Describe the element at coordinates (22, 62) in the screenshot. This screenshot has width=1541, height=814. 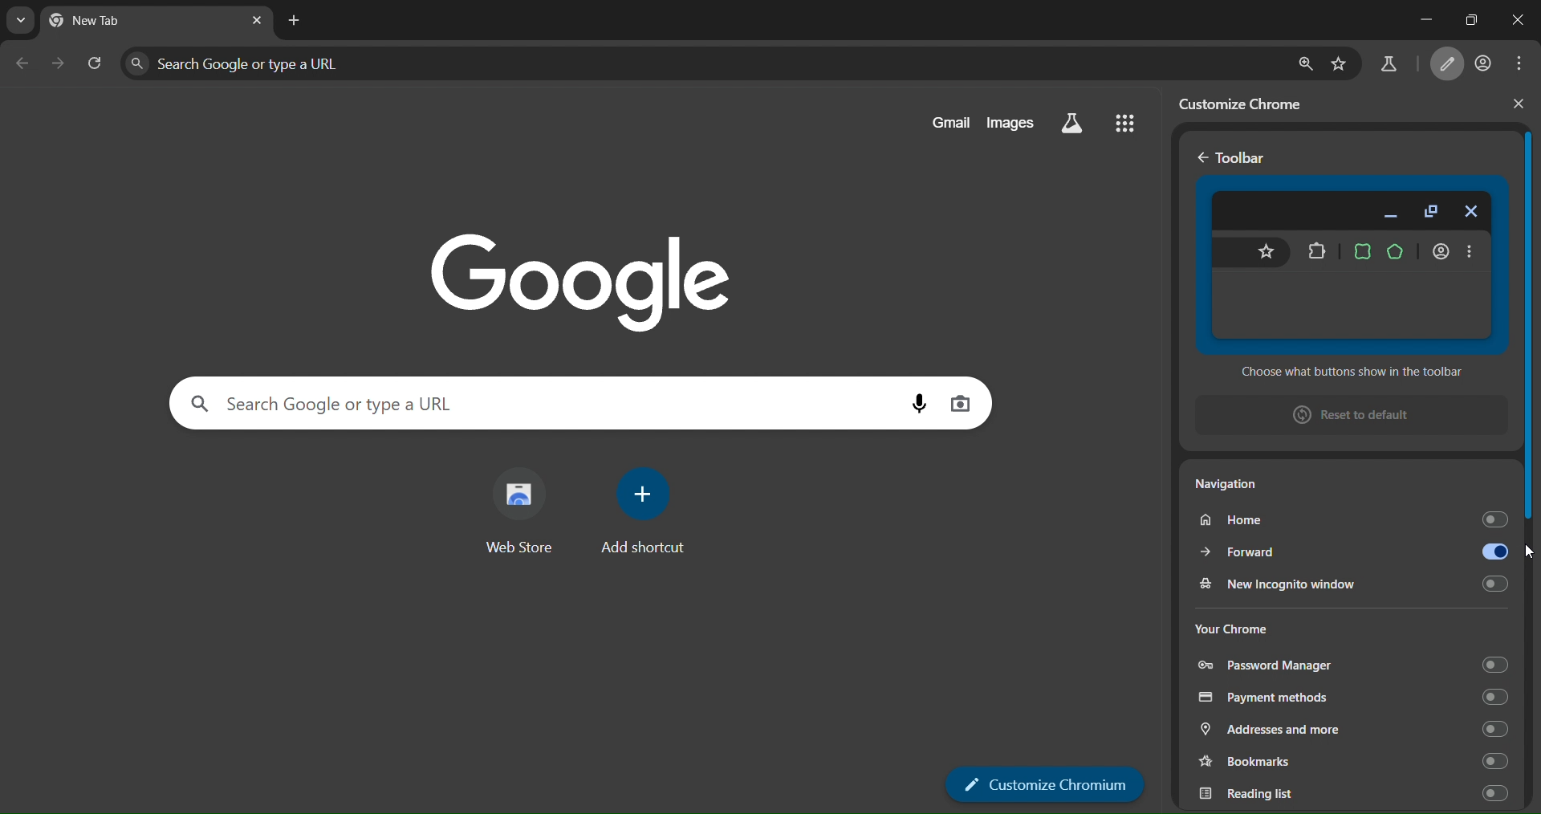
I see `go back one page` at that location.